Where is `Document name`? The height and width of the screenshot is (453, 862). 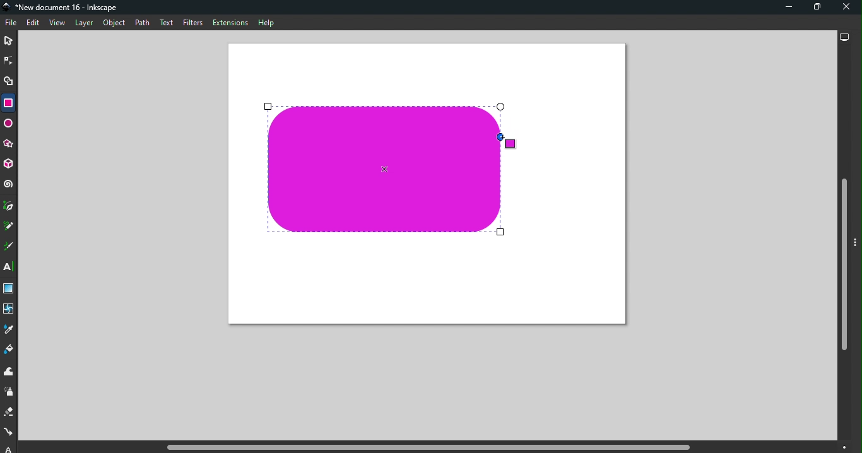 Document name is located at coordinates (63, 8).